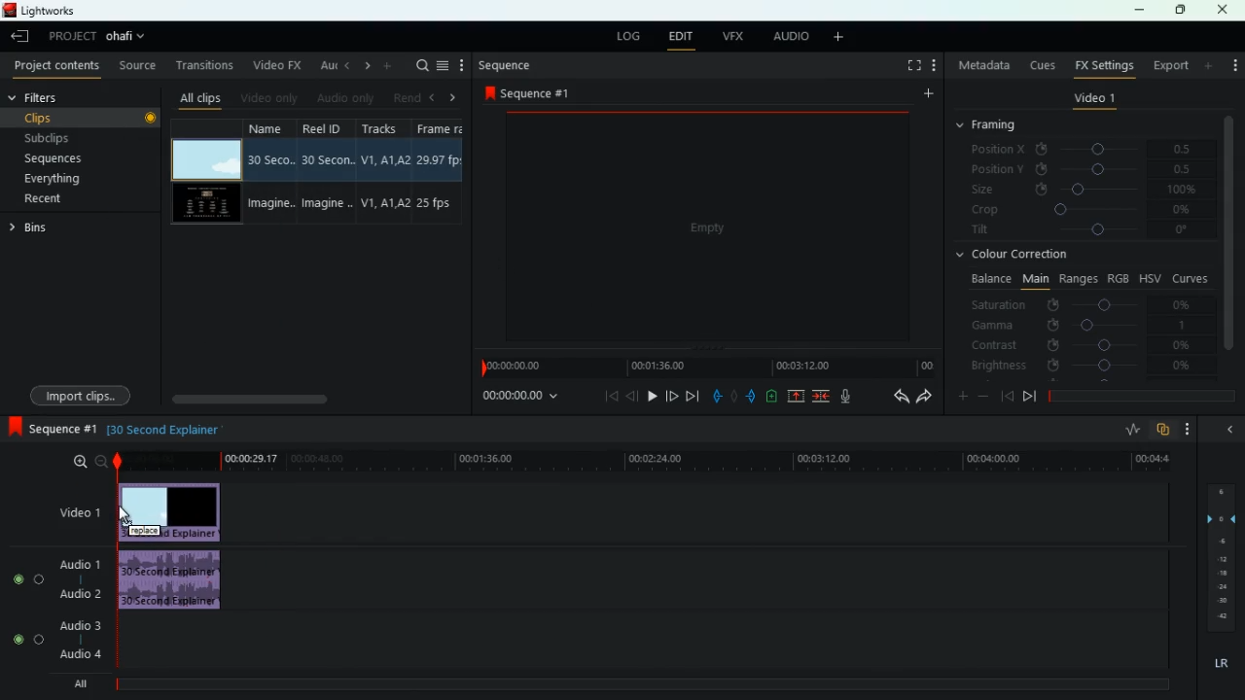 Image resolution: width=1245 pixels, height=700 pixels. I want to click on size, so click(1085, 189).